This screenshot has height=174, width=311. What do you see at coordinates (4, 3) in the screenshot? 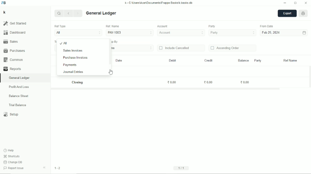
I see `FB` at bounding box center [4, 3].